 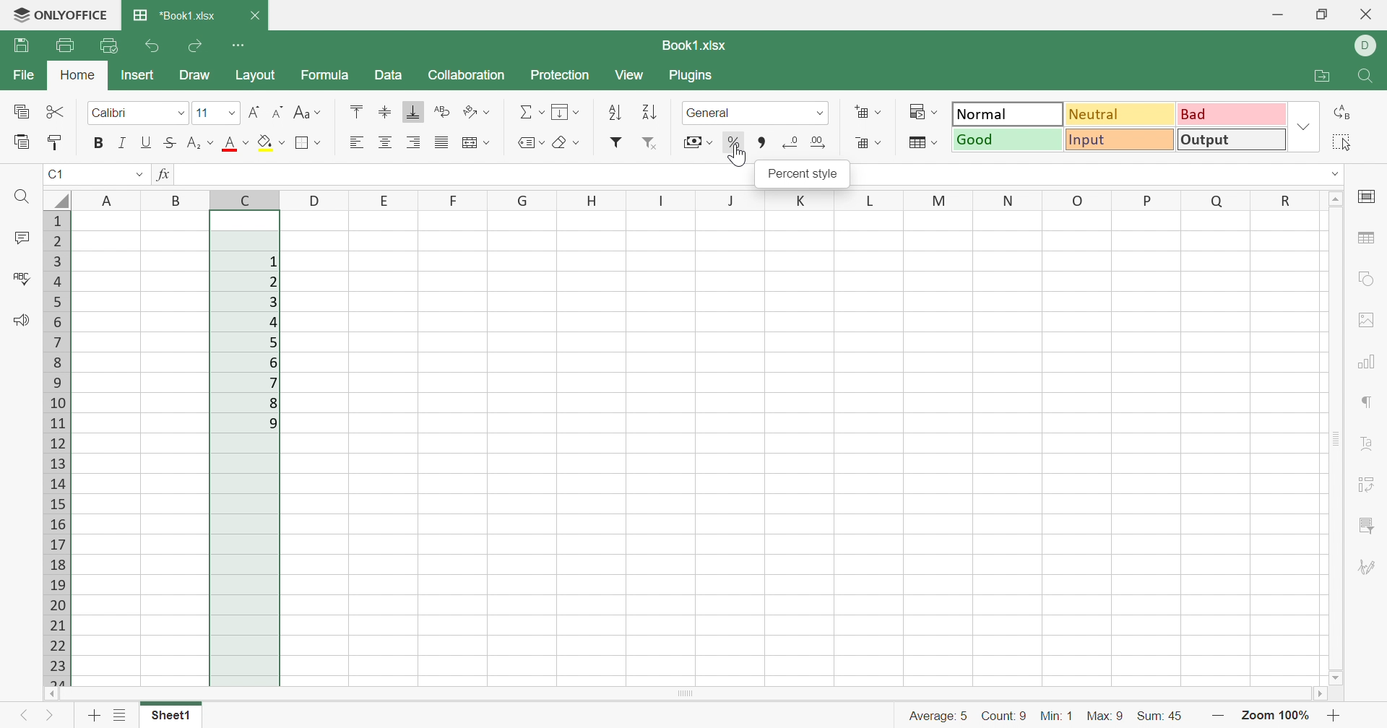 I want to click on Draw, so click(x=194, y=74).